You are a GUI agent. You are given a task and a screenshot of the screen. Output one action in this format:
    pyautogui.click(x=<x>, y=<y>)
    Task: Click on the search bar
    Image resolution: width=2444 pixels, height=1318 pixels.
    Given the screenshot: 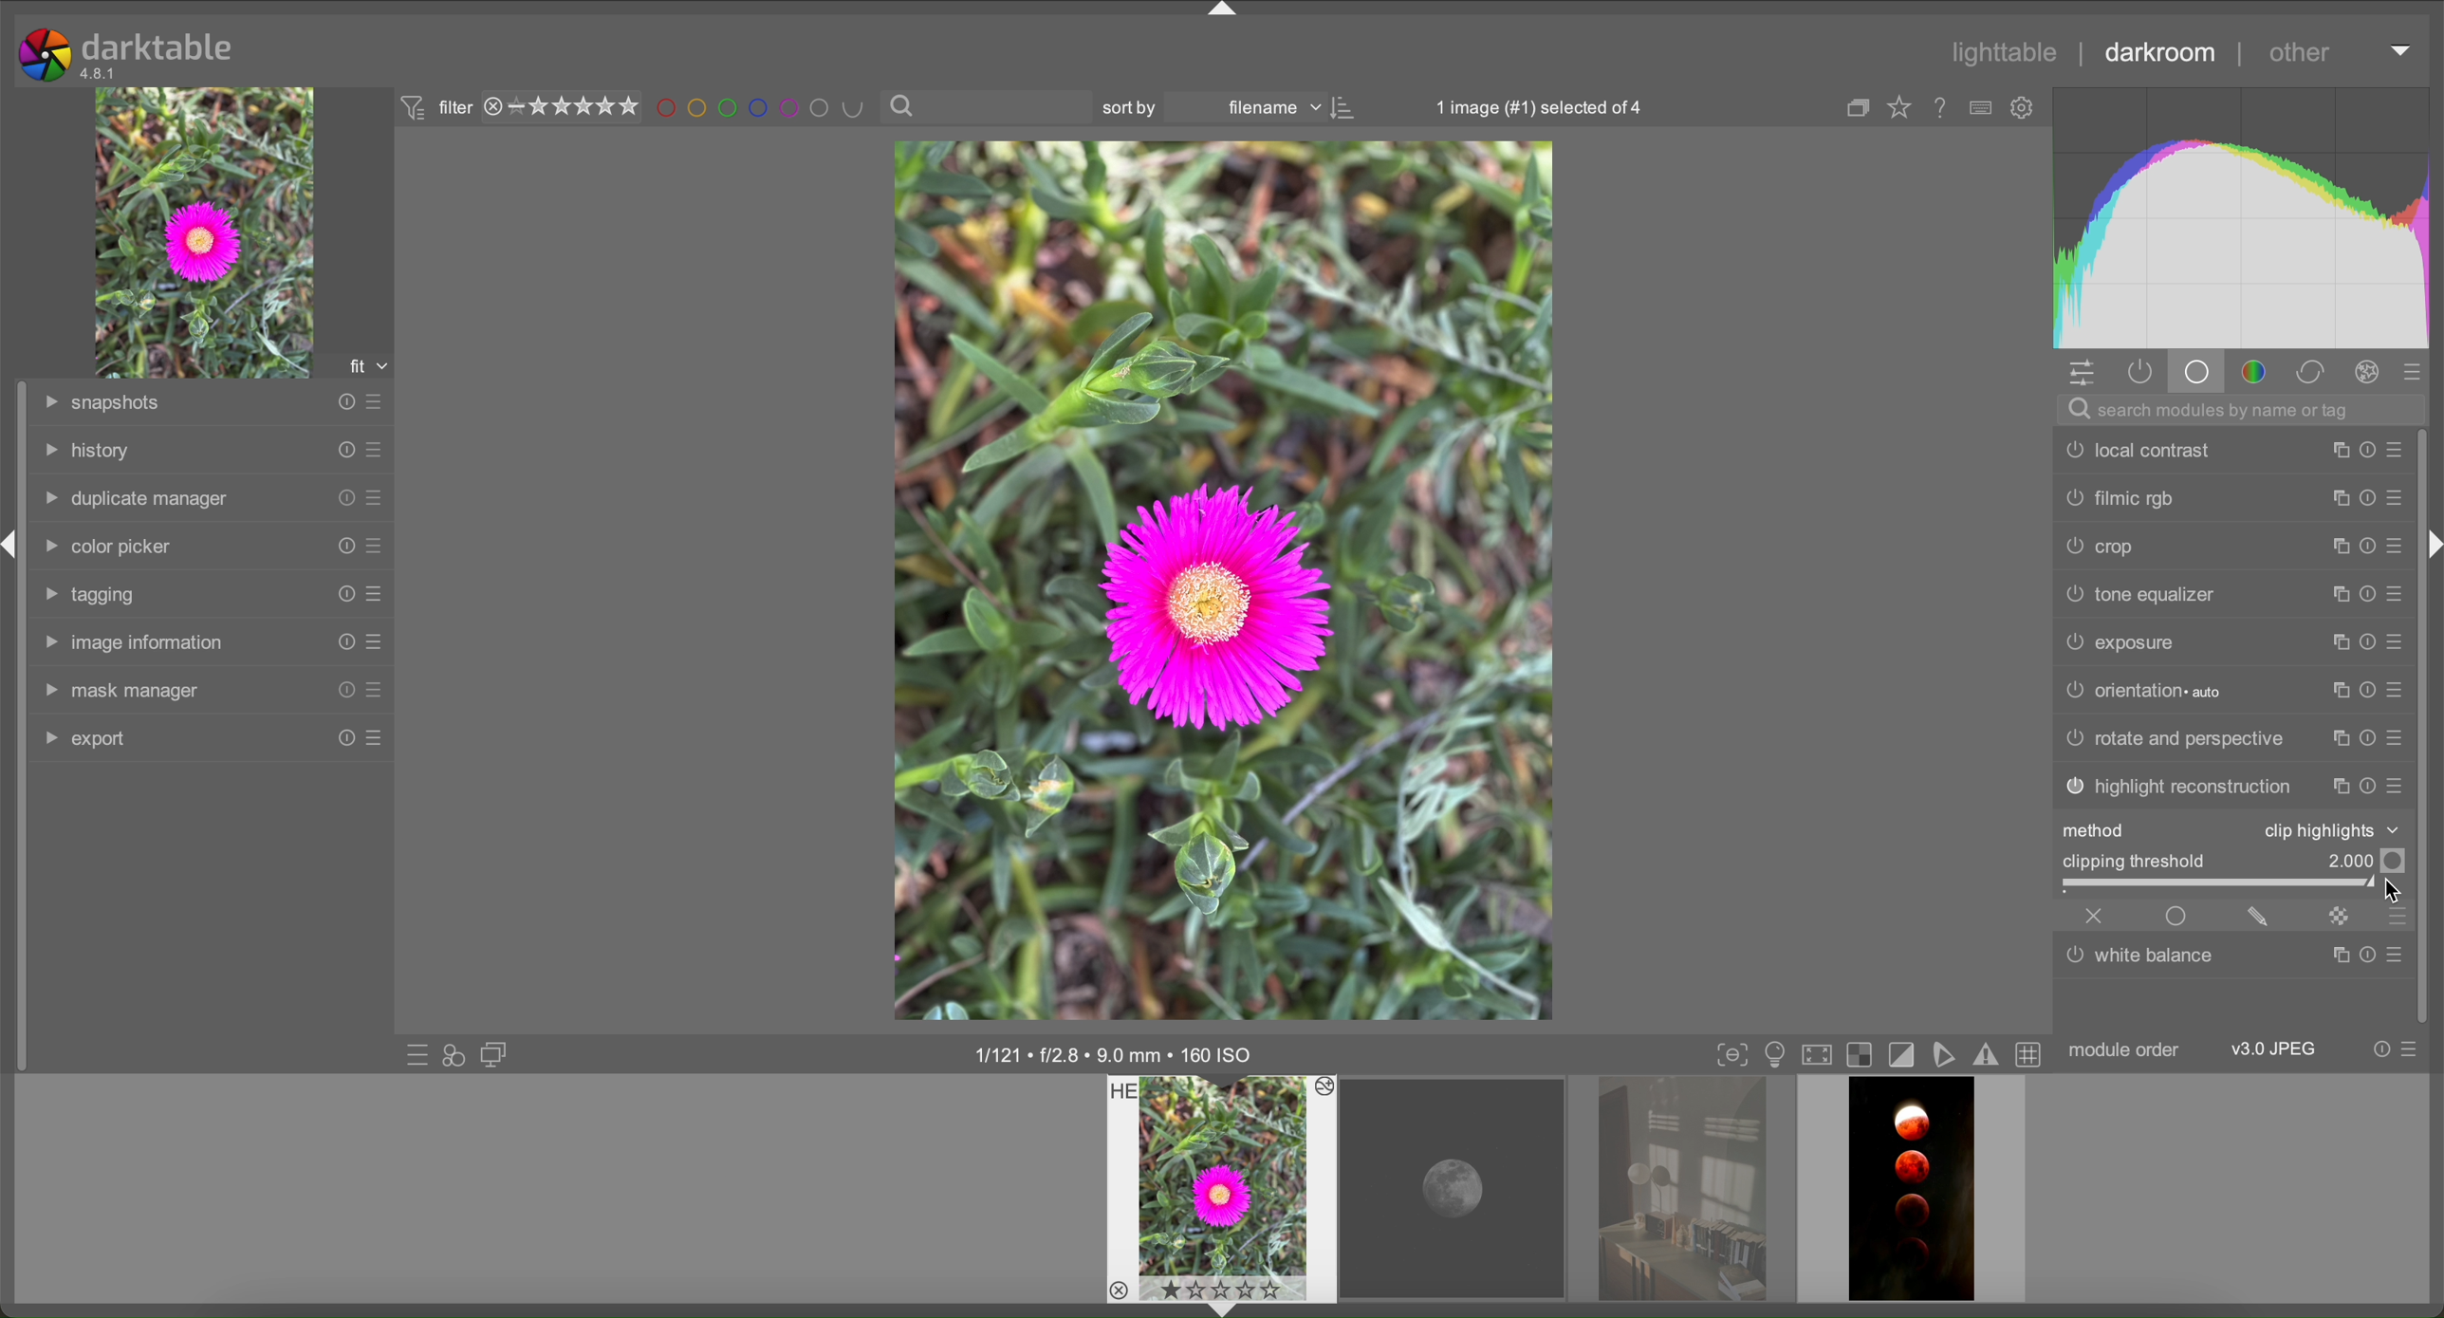 What is the action you would take?
    pyautogui.click(x=989, y=107)
    